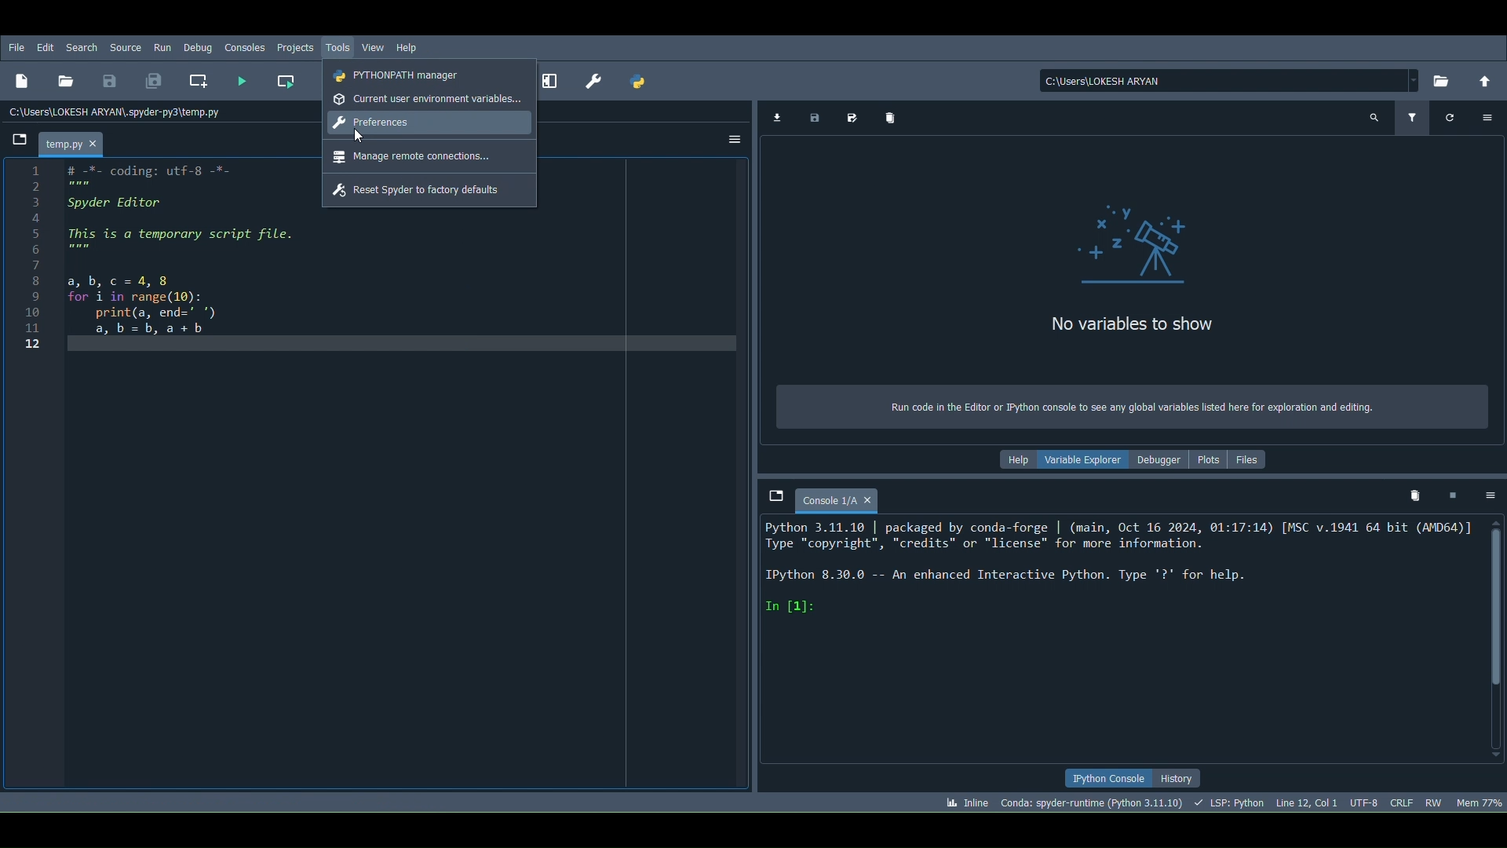 The width and height of the screenshot is (1507, 848). What do you see at coordinates (21, 79) in the screenshot?
I see `New file (Ctrl + N)` at bounding box center [21, 79].